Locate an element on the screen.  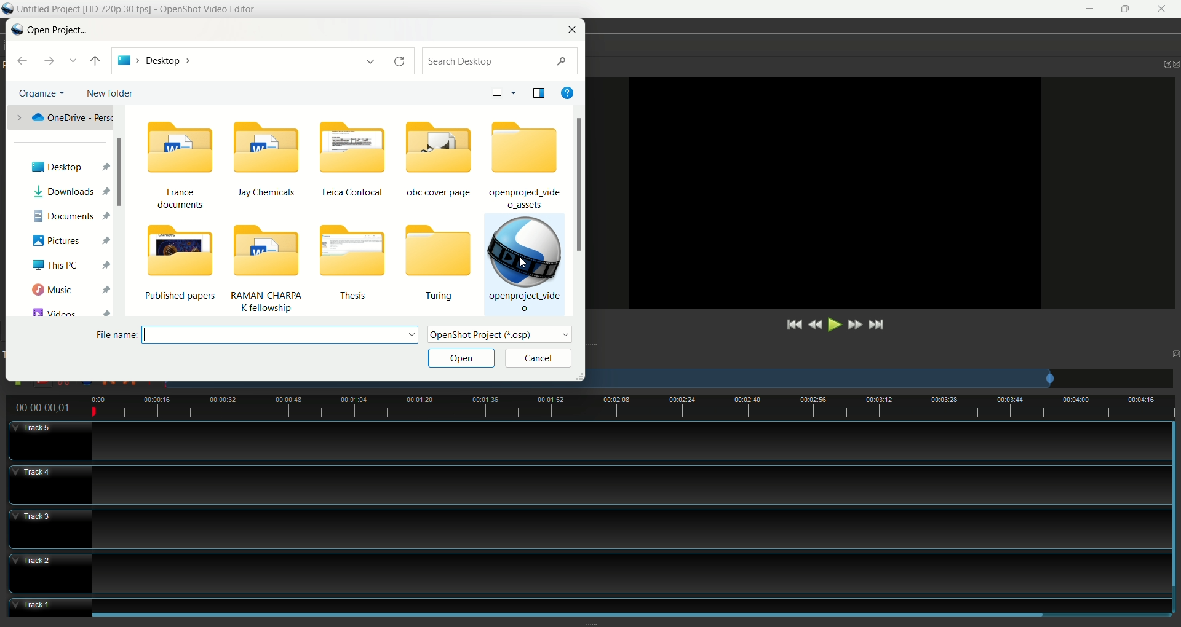
minimize is located at coordinates (1087, 9).